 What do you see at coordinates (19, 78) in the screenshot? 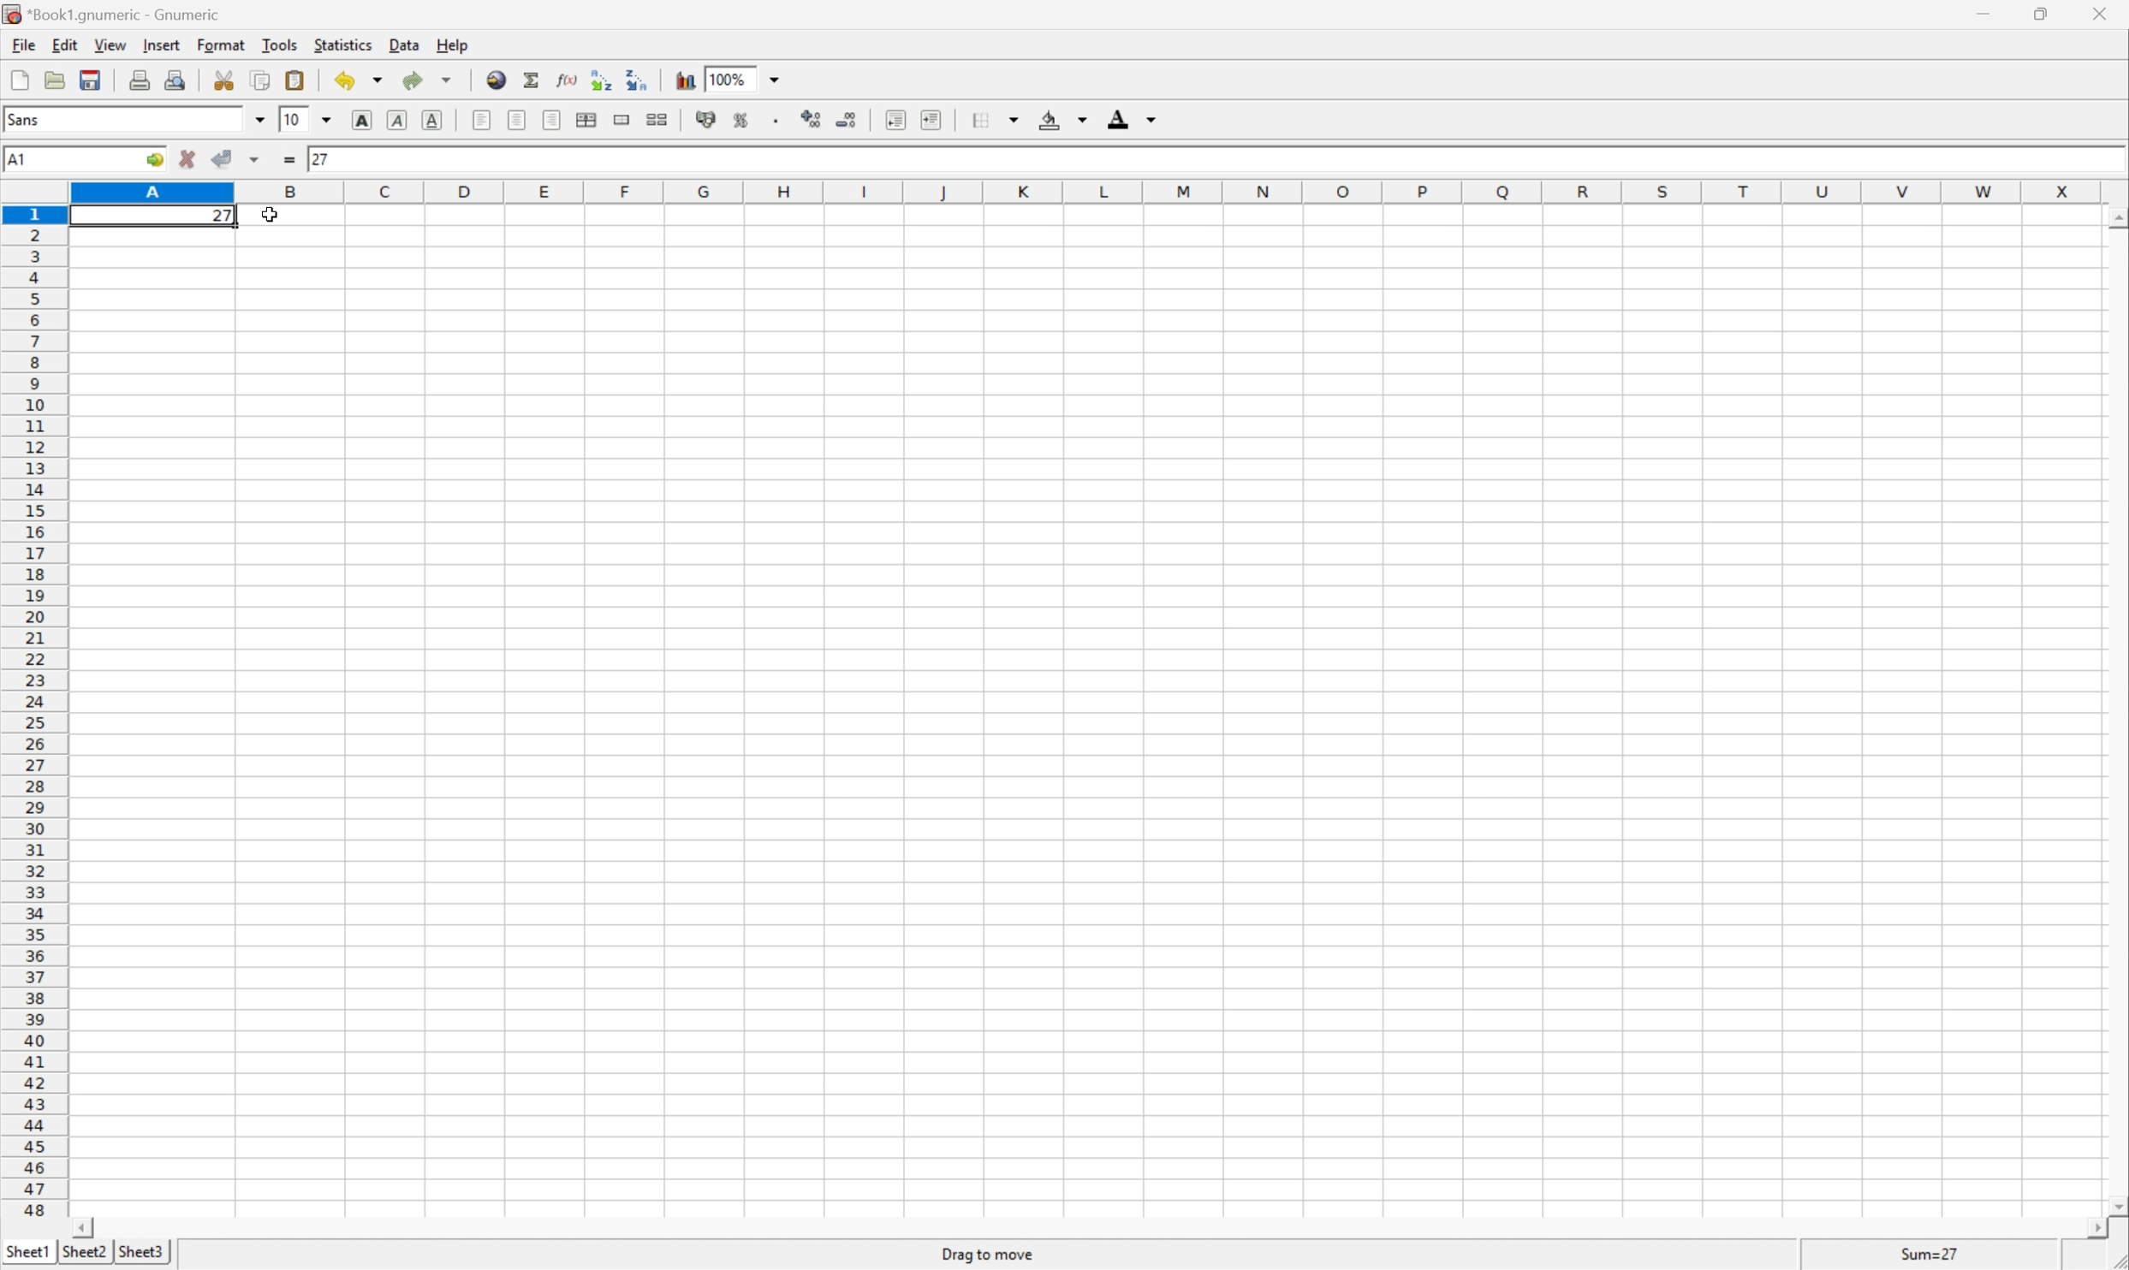
I see `Create a new workbook` at bounding box center [19, 78].